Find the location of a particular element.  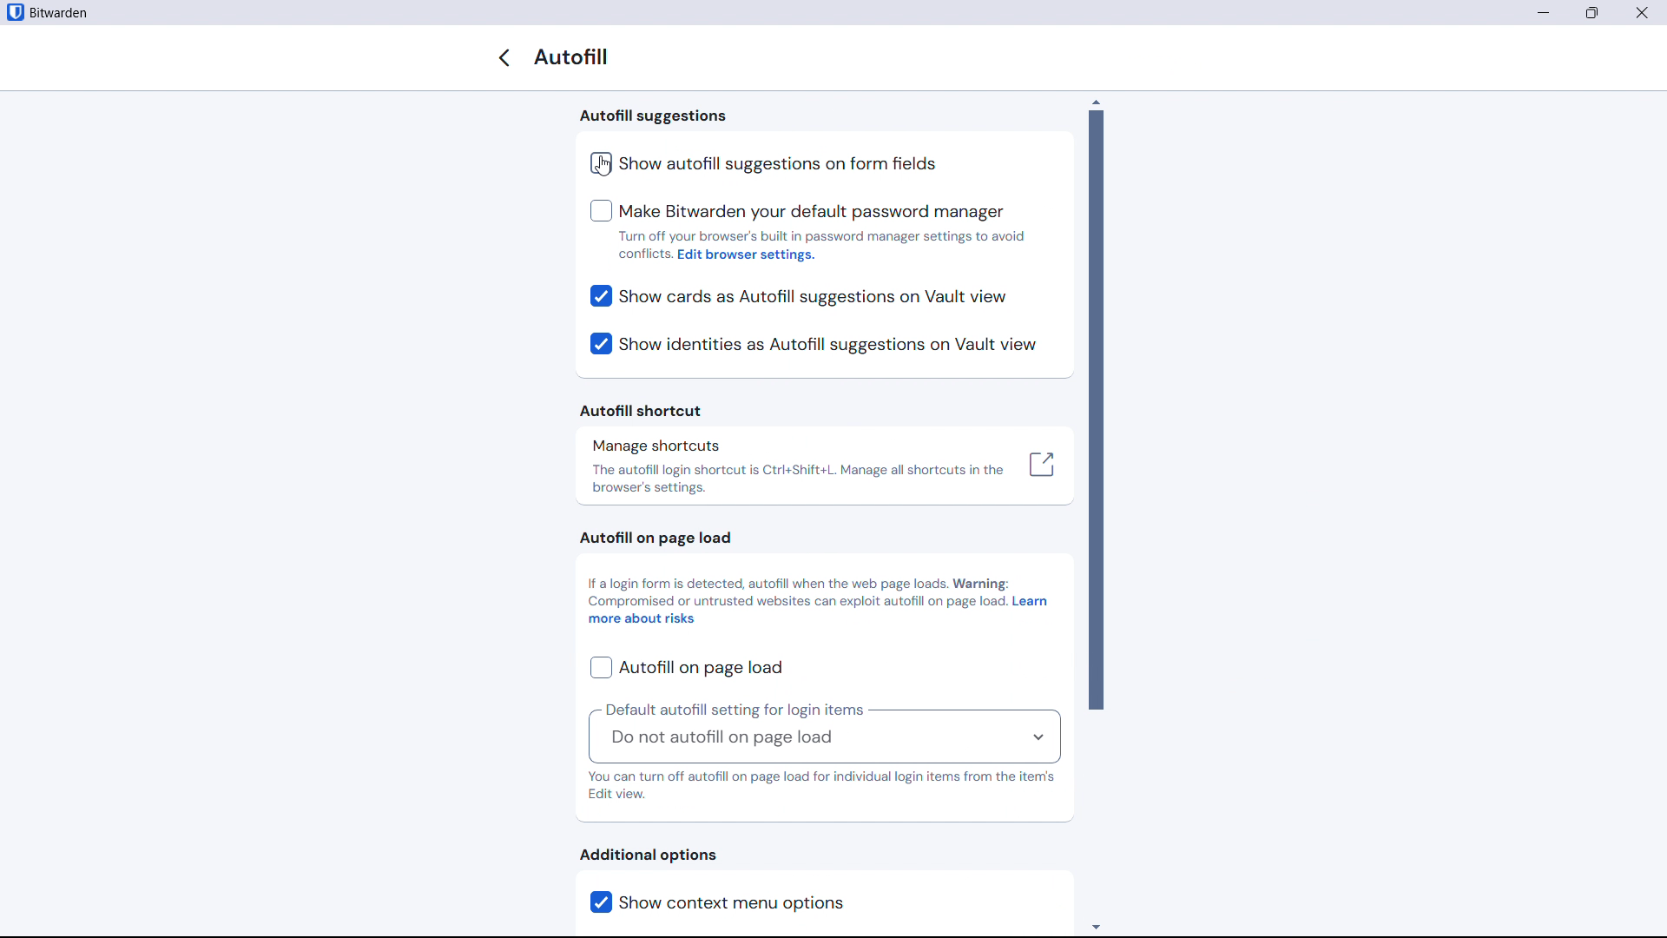

Show identities as out of your suggestions on vault view is located at coordinates (813, 345).